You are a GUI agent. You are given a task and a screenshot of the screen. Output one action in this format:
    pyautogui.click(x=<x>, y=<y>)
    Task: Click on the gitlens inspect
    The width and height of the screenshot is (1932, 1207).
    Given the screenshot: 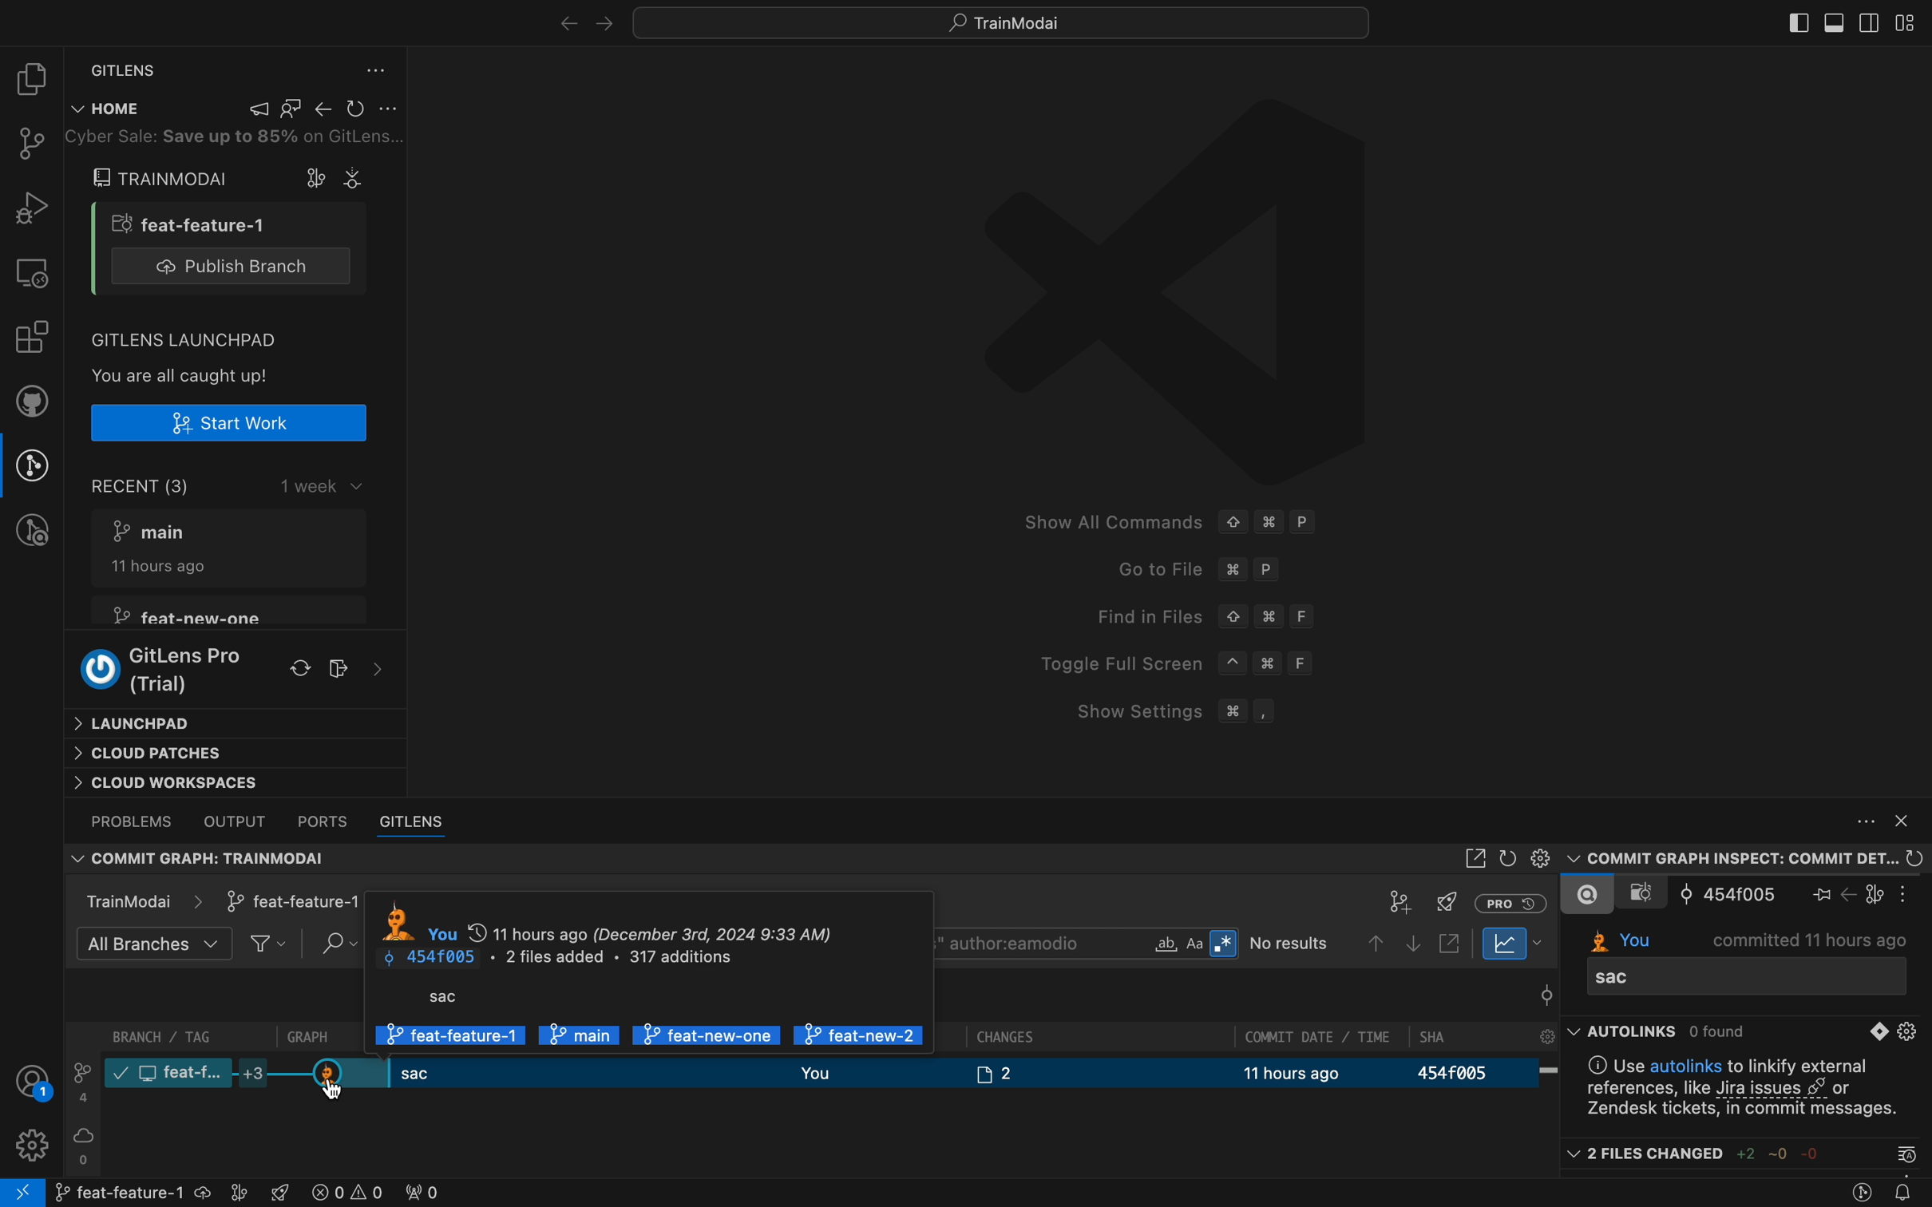 What is the action you would take?
    pyautogui.click(x=34, y=532)
    